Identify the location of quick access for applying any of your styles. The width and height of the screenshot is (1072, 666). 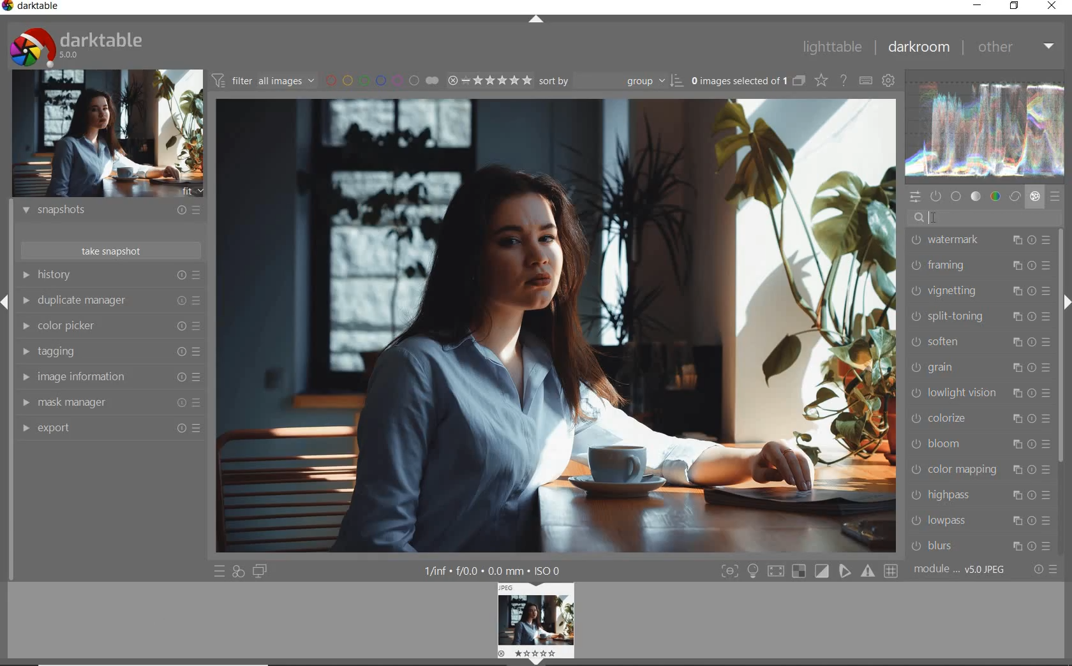
(237, 572).